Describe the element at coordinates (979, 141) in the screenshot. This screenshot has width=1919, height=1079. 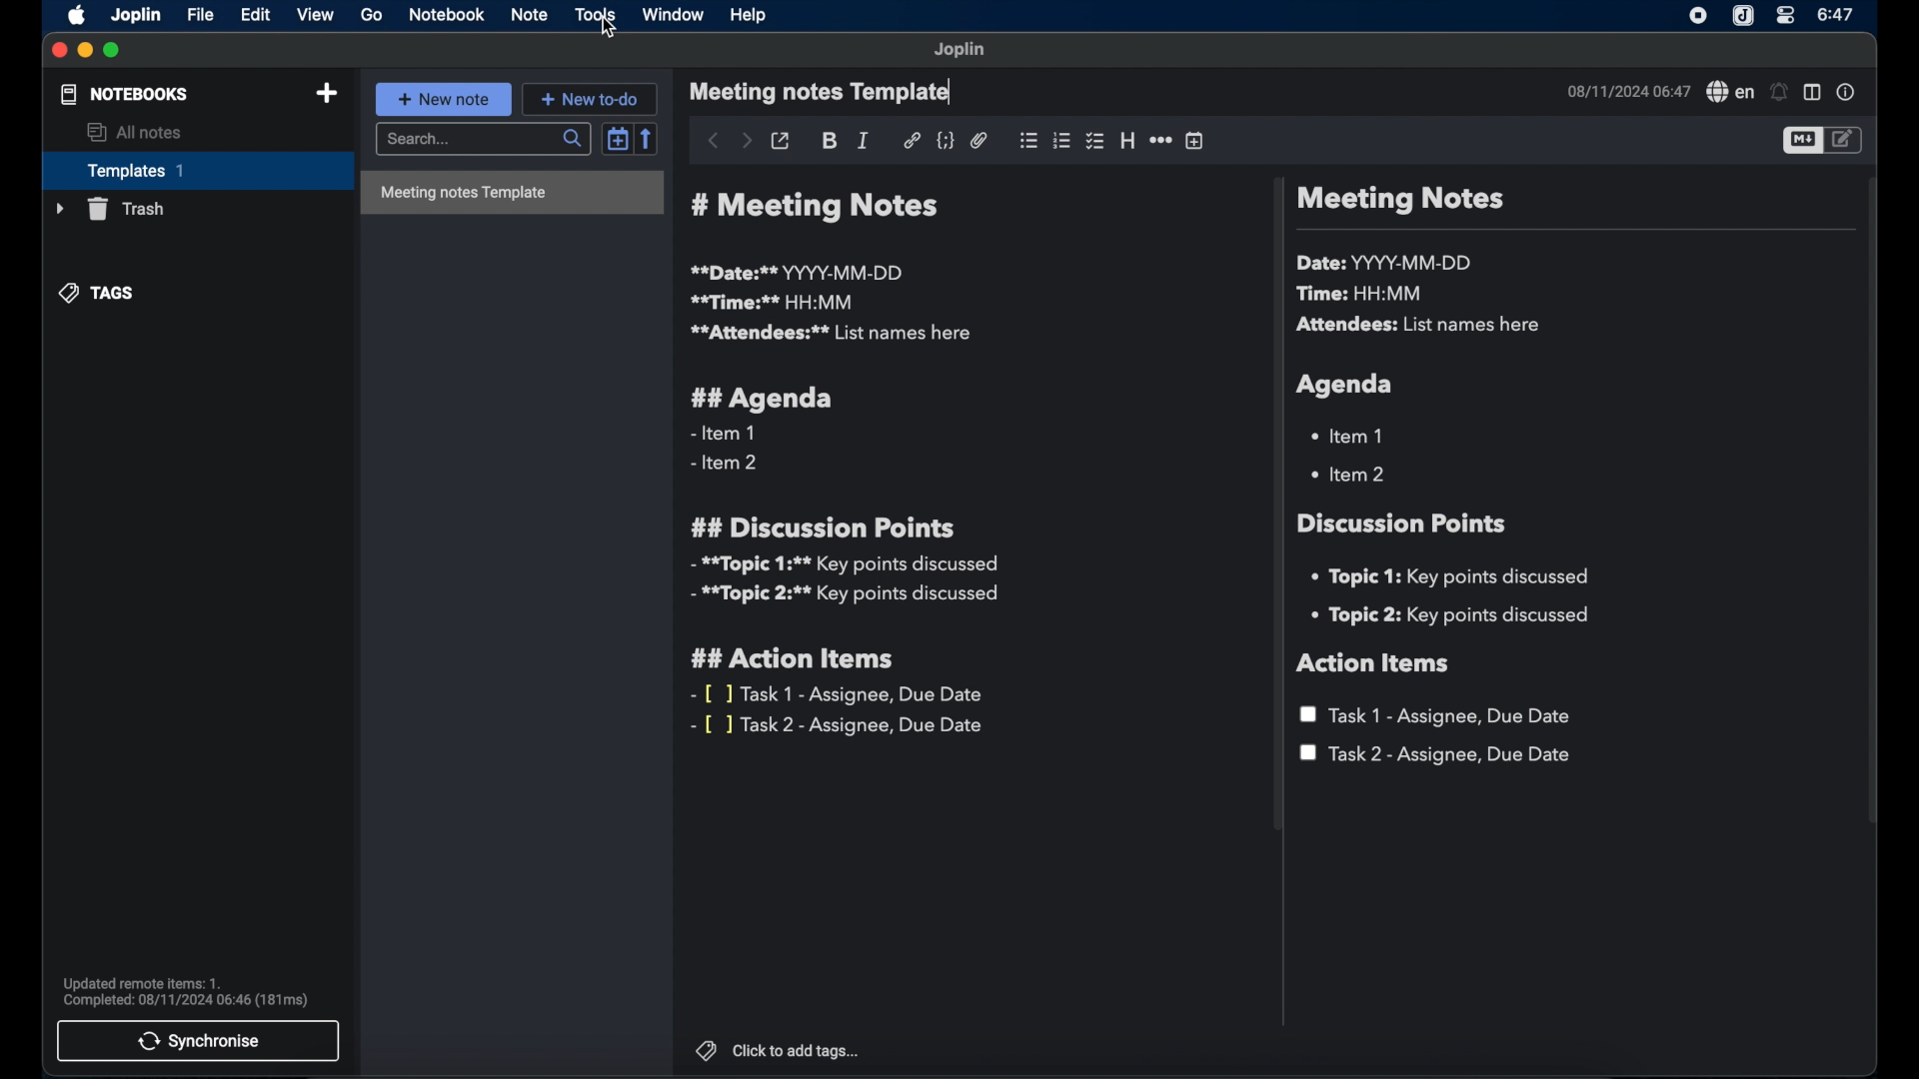
I see `attach file` at that location.